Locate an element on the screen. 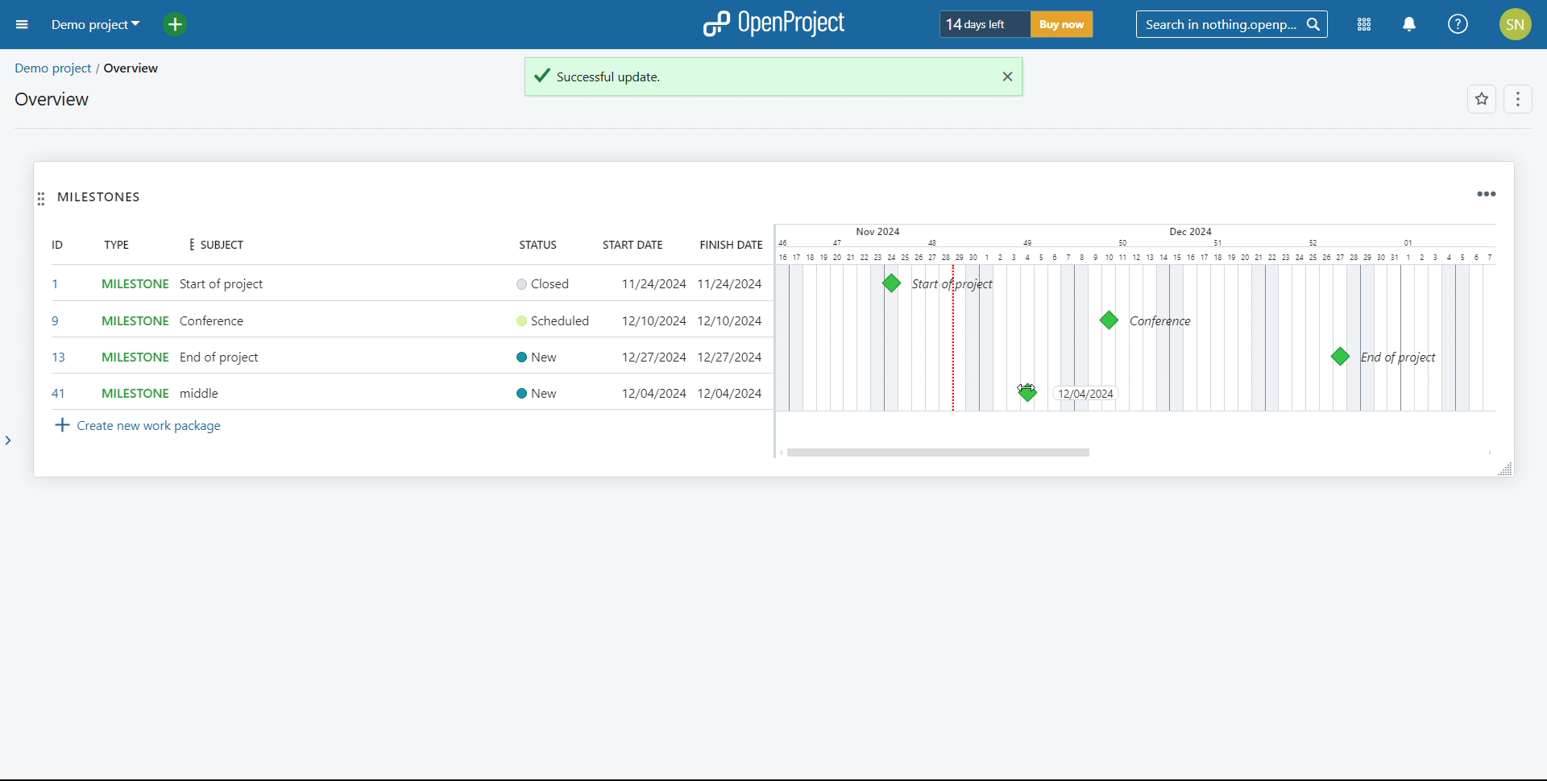  status is located at coordinates (538, 243).